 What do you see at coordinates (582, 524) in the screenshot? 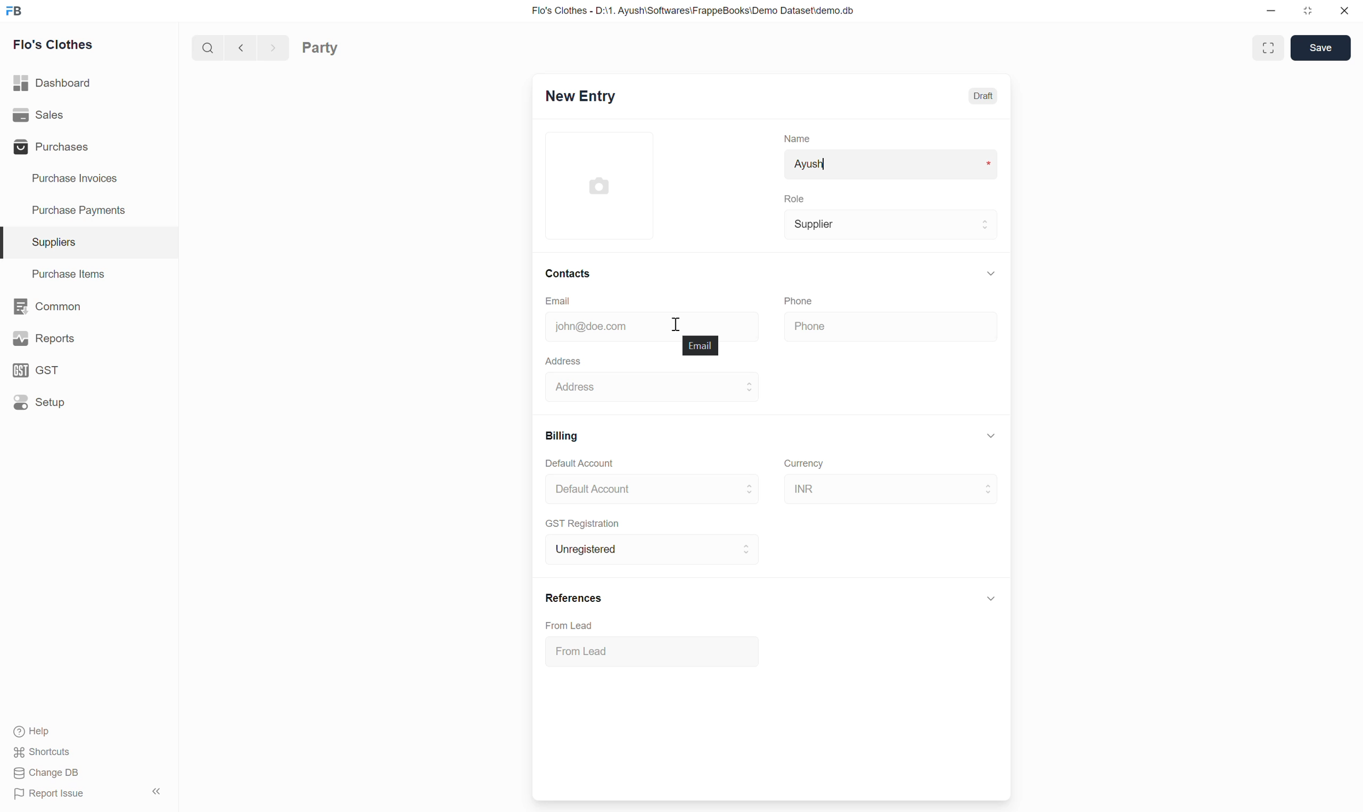
I see `GST Registration` at bounding box center [582, 524].